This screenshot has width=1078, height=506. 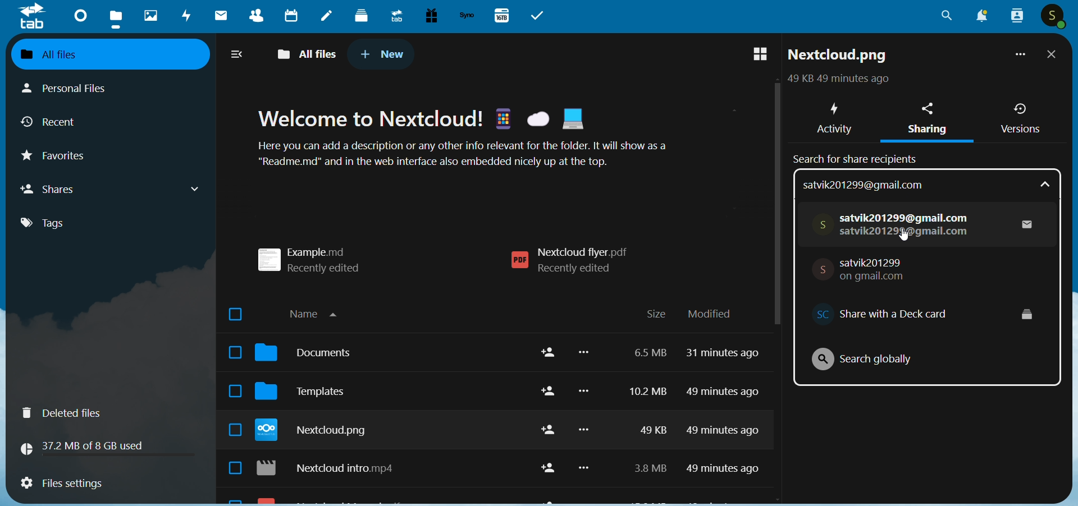 I want to click on user, so click(x=1054, y=17).